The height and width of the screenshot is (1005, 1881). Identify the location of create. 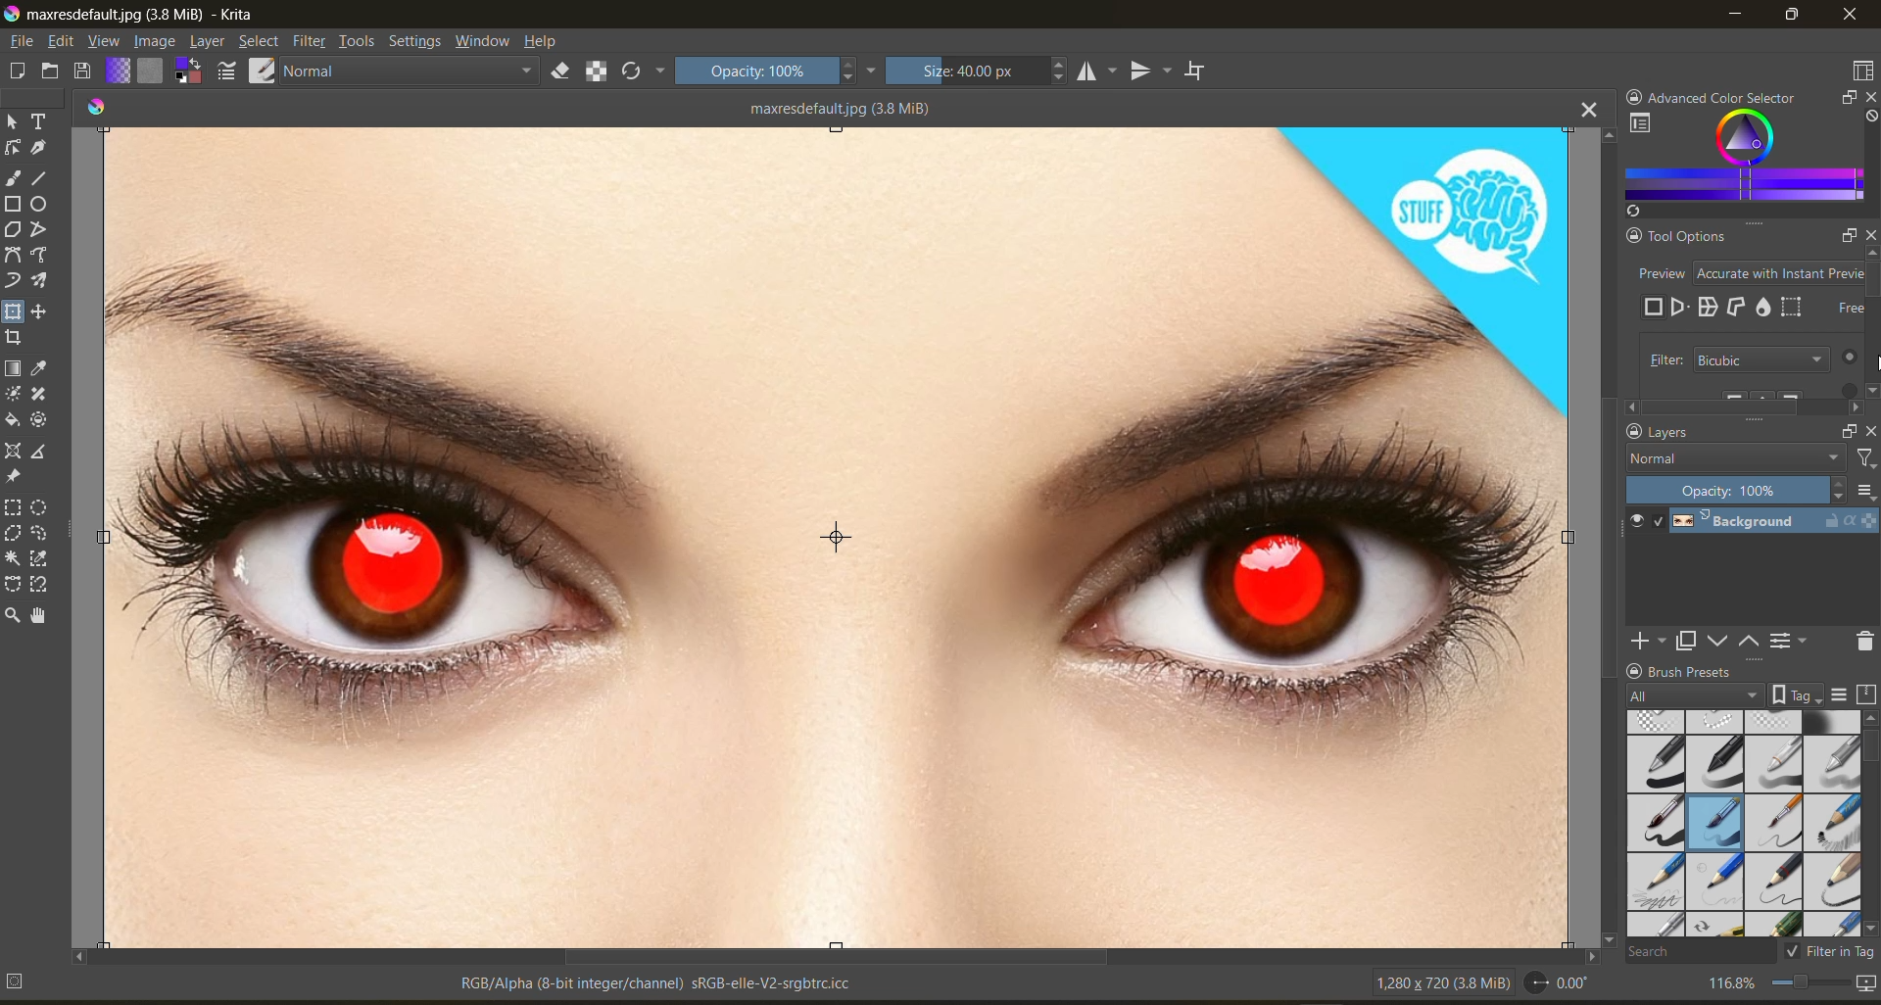
(16, 73).